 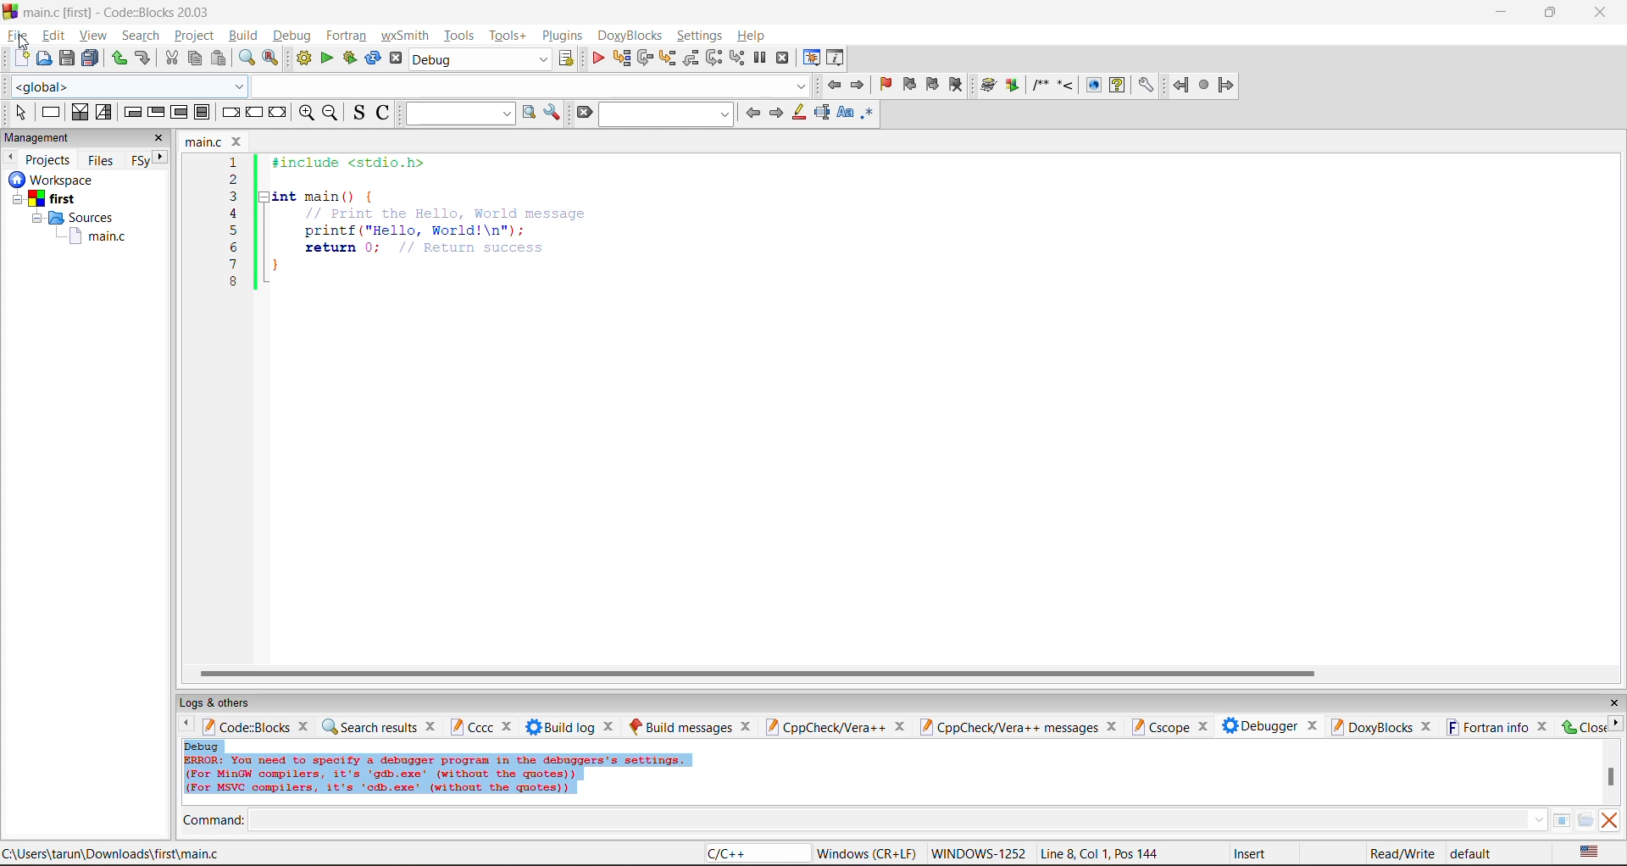 I want to click on build and run, so click(x=350, y=58).